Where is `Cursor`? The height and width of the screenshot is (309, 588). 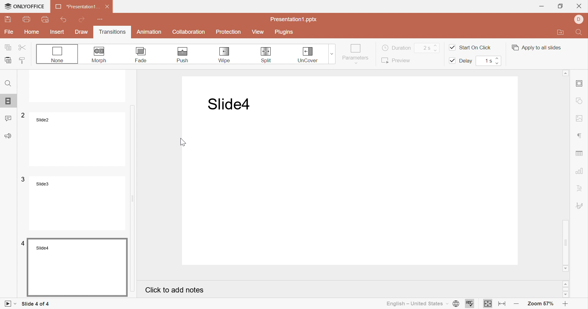
Cursor is located at coordinates (184, 142).